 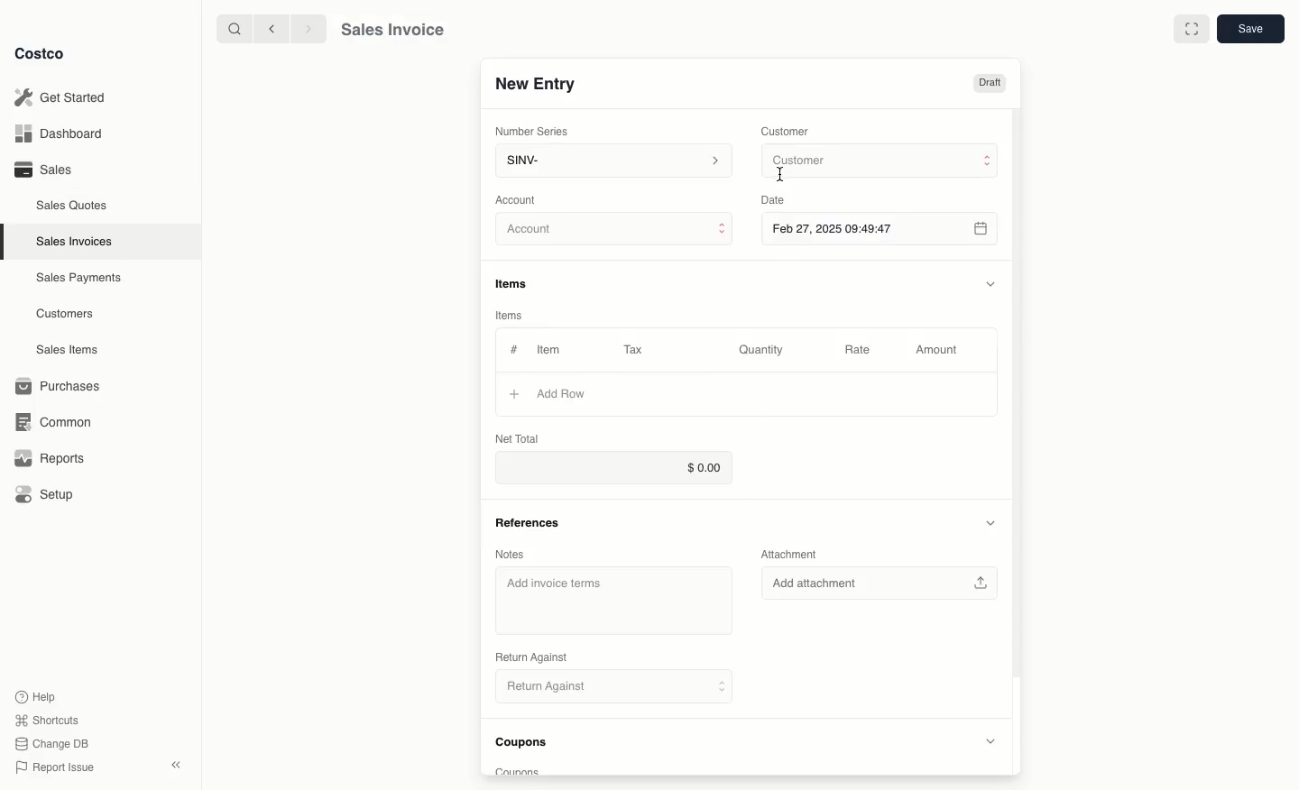 I want to click on Account, so click(x=614, y=230).